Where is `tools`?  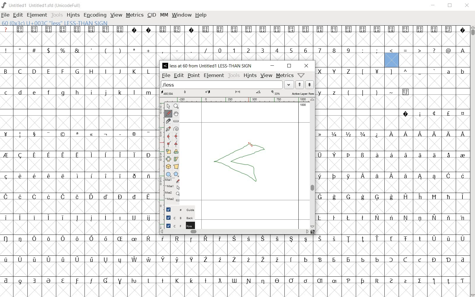 tools is located at coordinates (234, 76).